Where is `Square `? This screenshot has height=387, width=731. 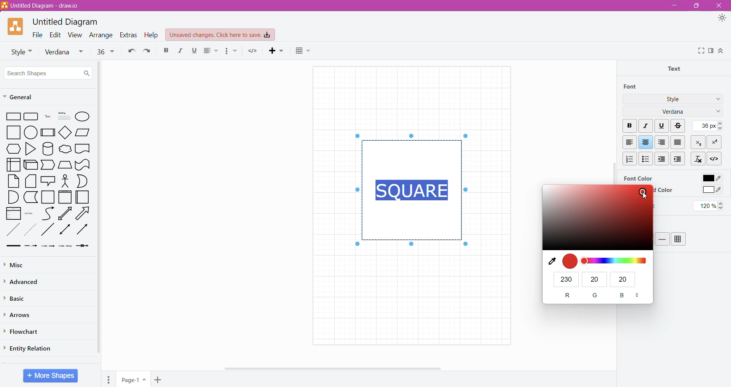
Square  is located at coordinates (47, 197).